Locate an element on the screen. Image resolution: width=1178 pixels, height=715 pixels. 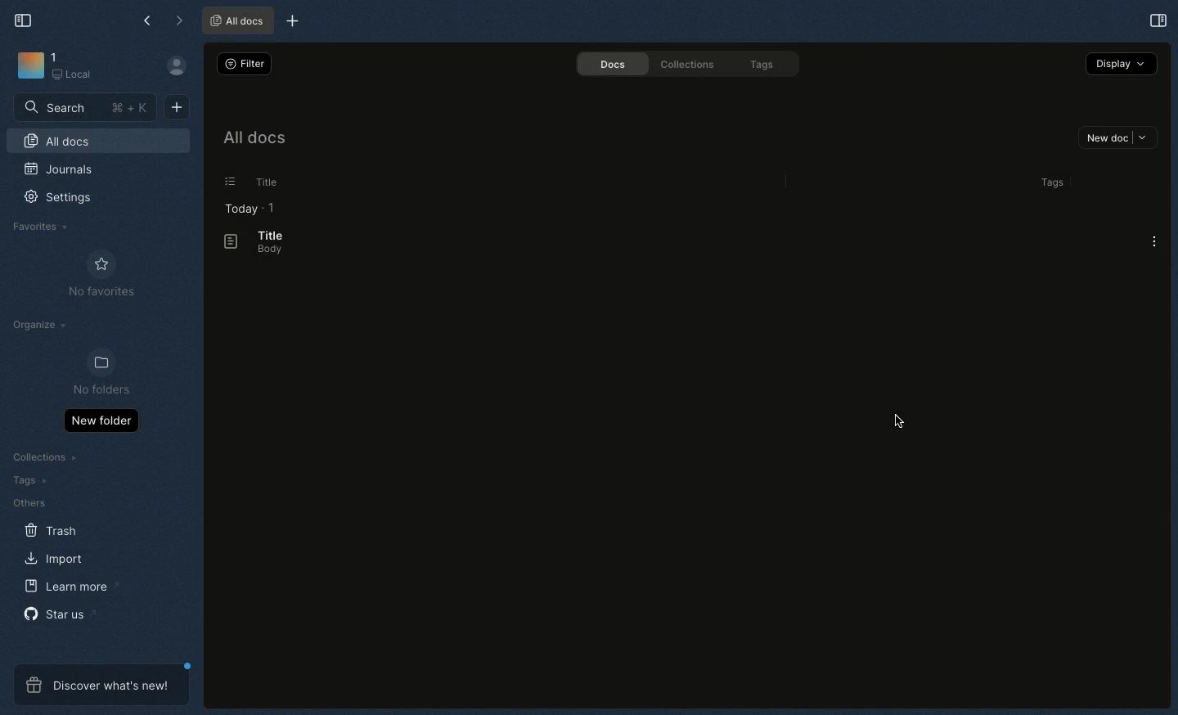
Body is located at coordinates (264, 250).